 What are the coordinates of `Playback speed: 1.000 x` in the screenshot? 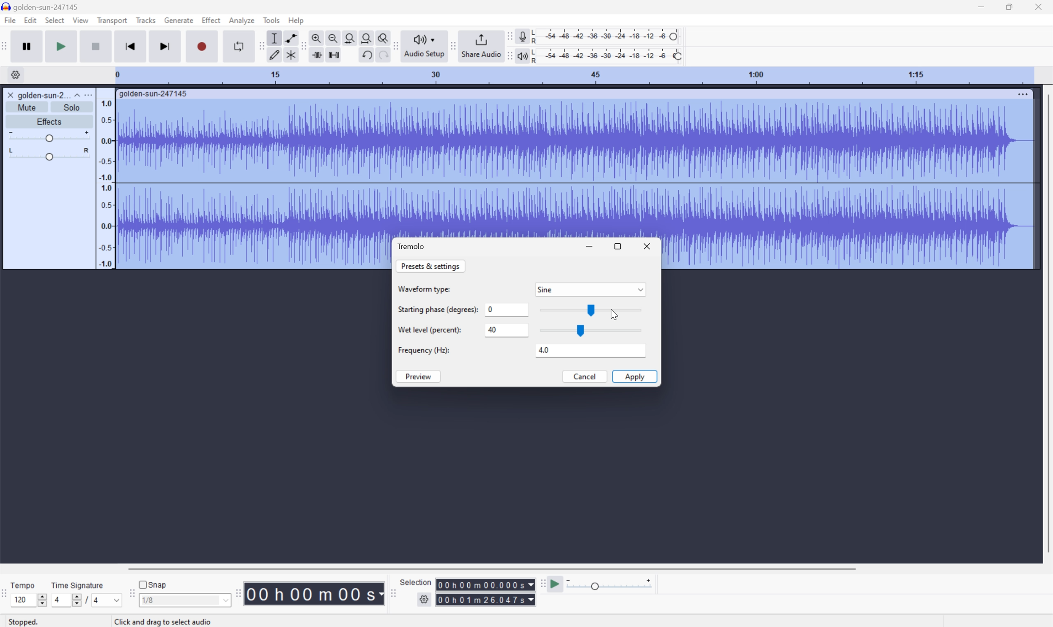 It's located at (611, 583).